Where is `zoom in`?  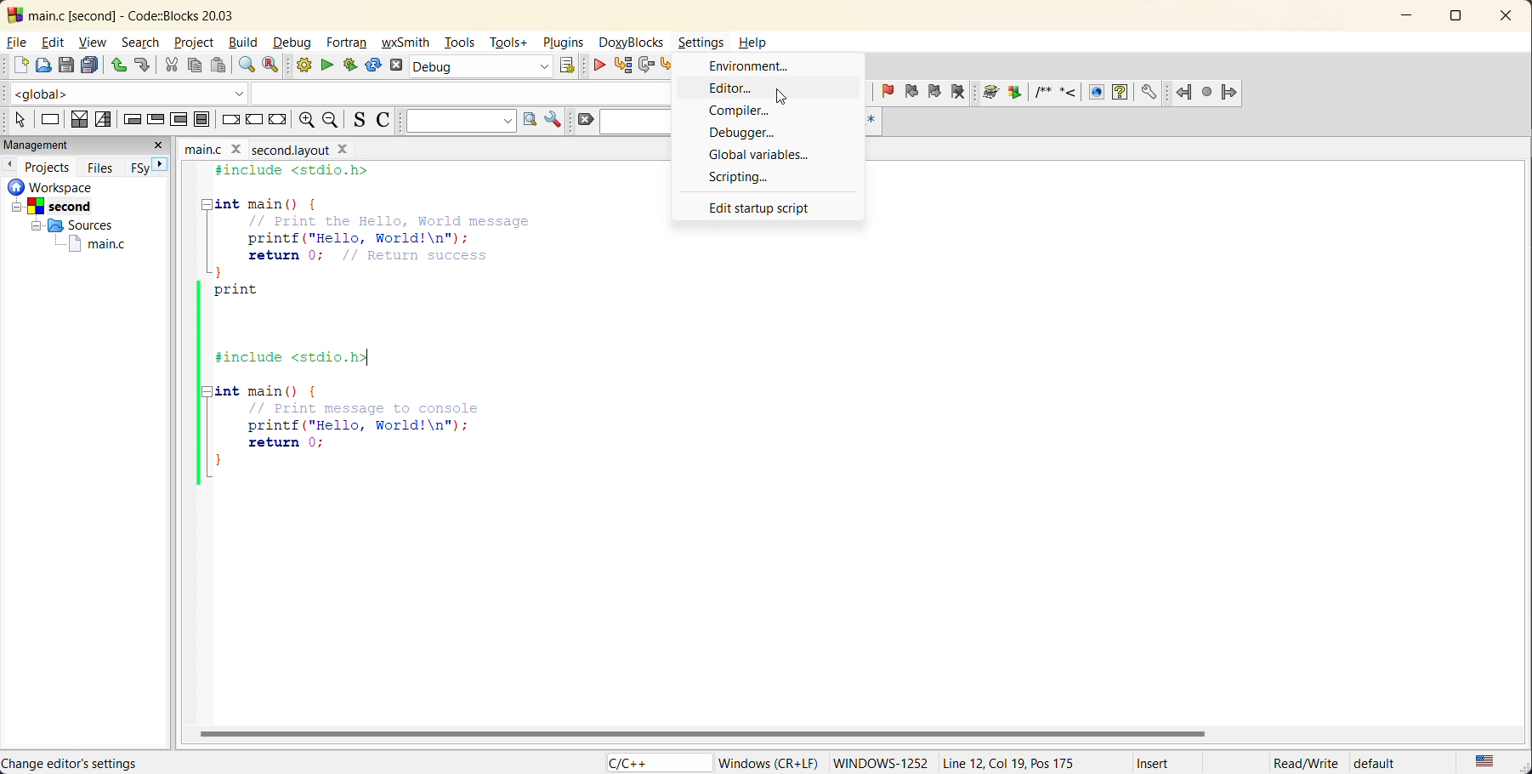 zoom in is located at coordinates (305, 119).